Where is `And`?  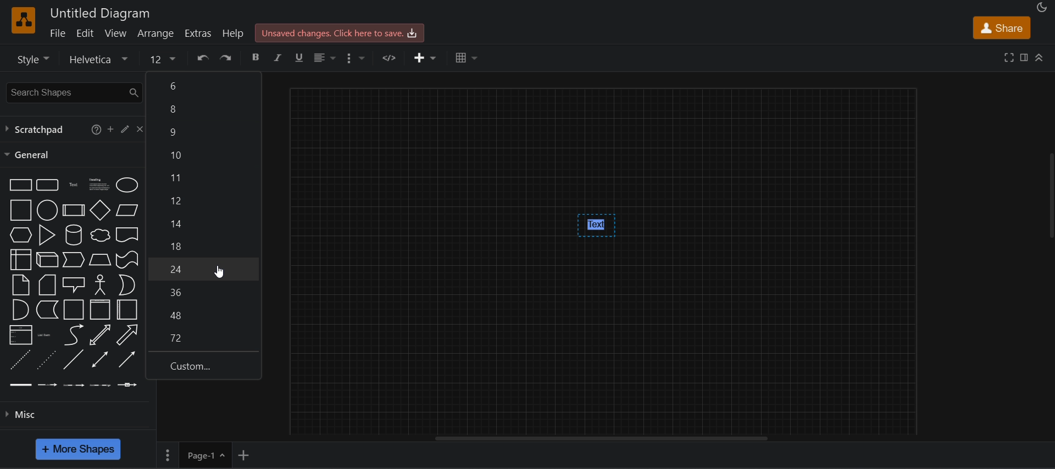 And is located at coordinates (21, 310).